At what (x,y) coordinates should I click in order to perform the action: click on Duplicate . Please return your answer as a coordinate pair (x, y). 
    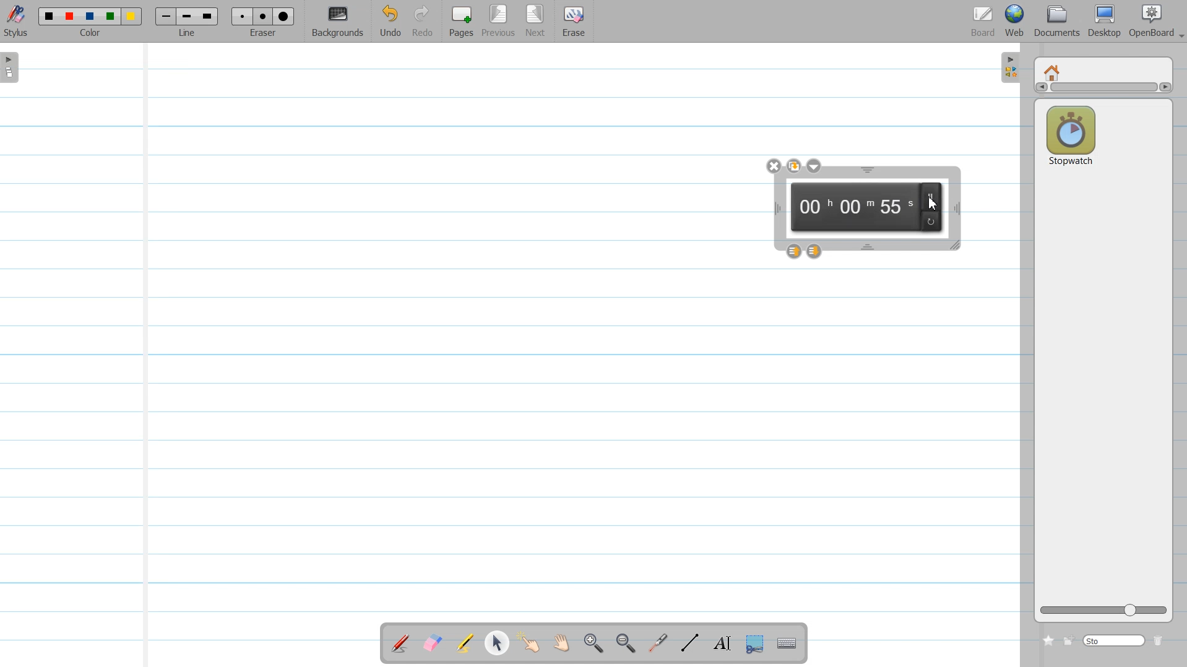
    Looking at the image, I should click on (795, 166).